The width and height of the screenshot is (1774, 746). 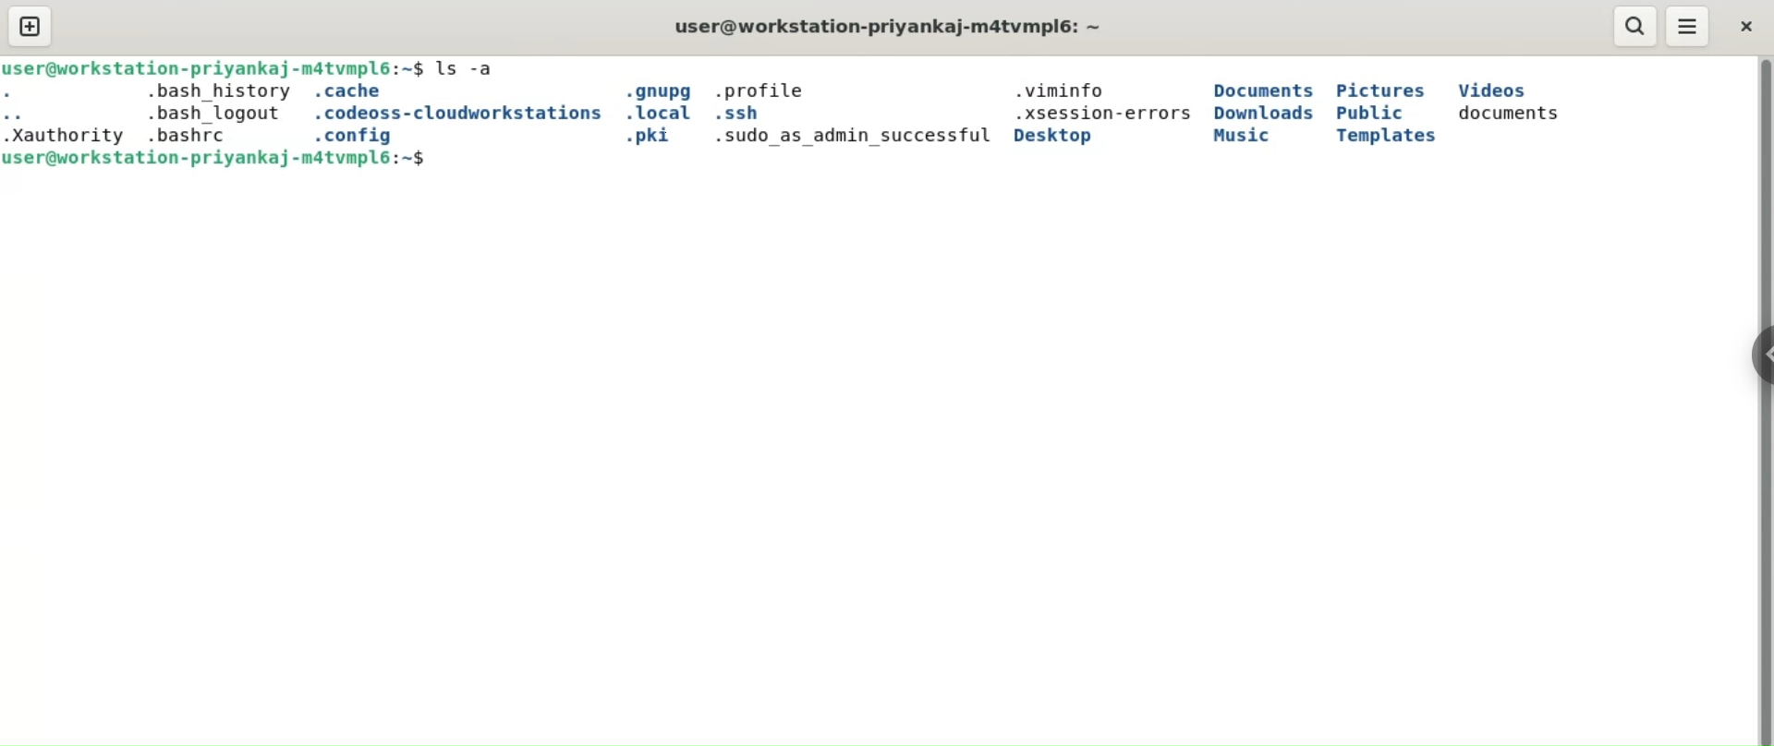 What do you see at coordinates (1382, 90) in the screenshot?
I see `Pictures` at bounding box center [1382, 90].